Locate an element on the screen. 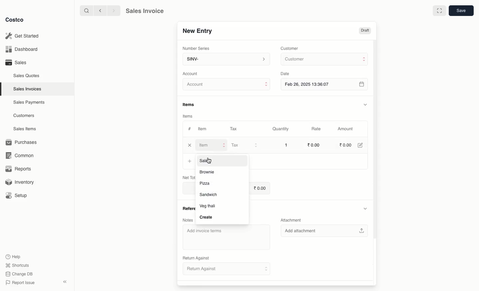  Draft is located at coordinates (365, 31).